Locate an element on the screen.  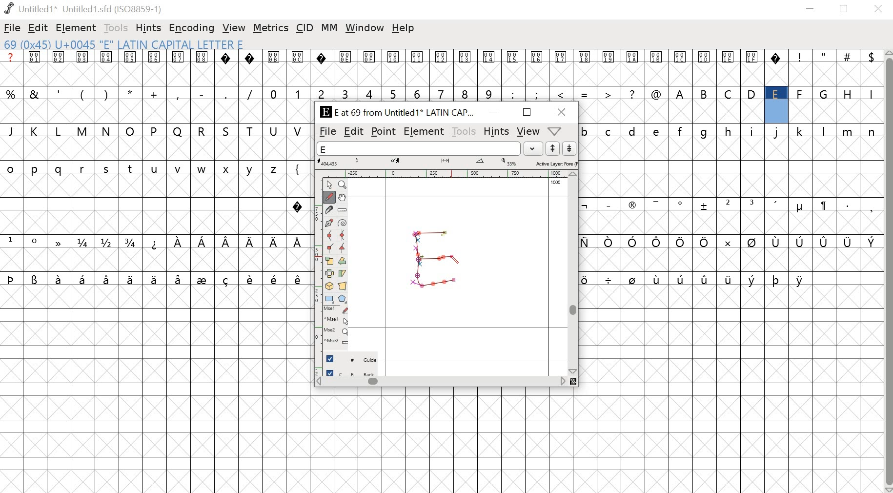
empty cells is located at coordinates (441, 75).